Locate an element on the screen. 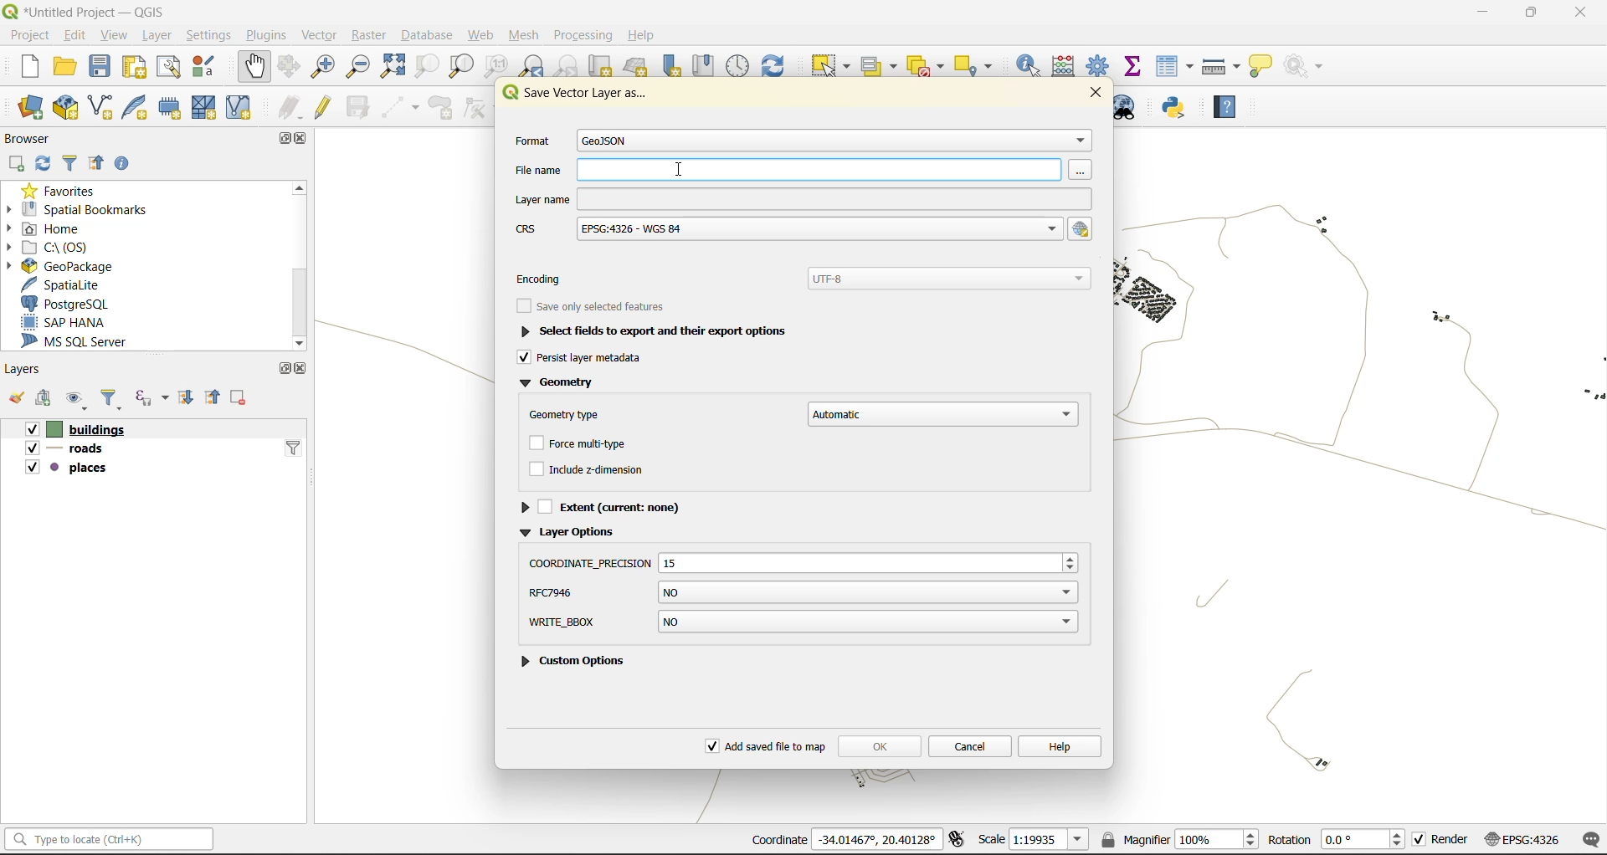  collapse all is located at coordinates (97, 161).